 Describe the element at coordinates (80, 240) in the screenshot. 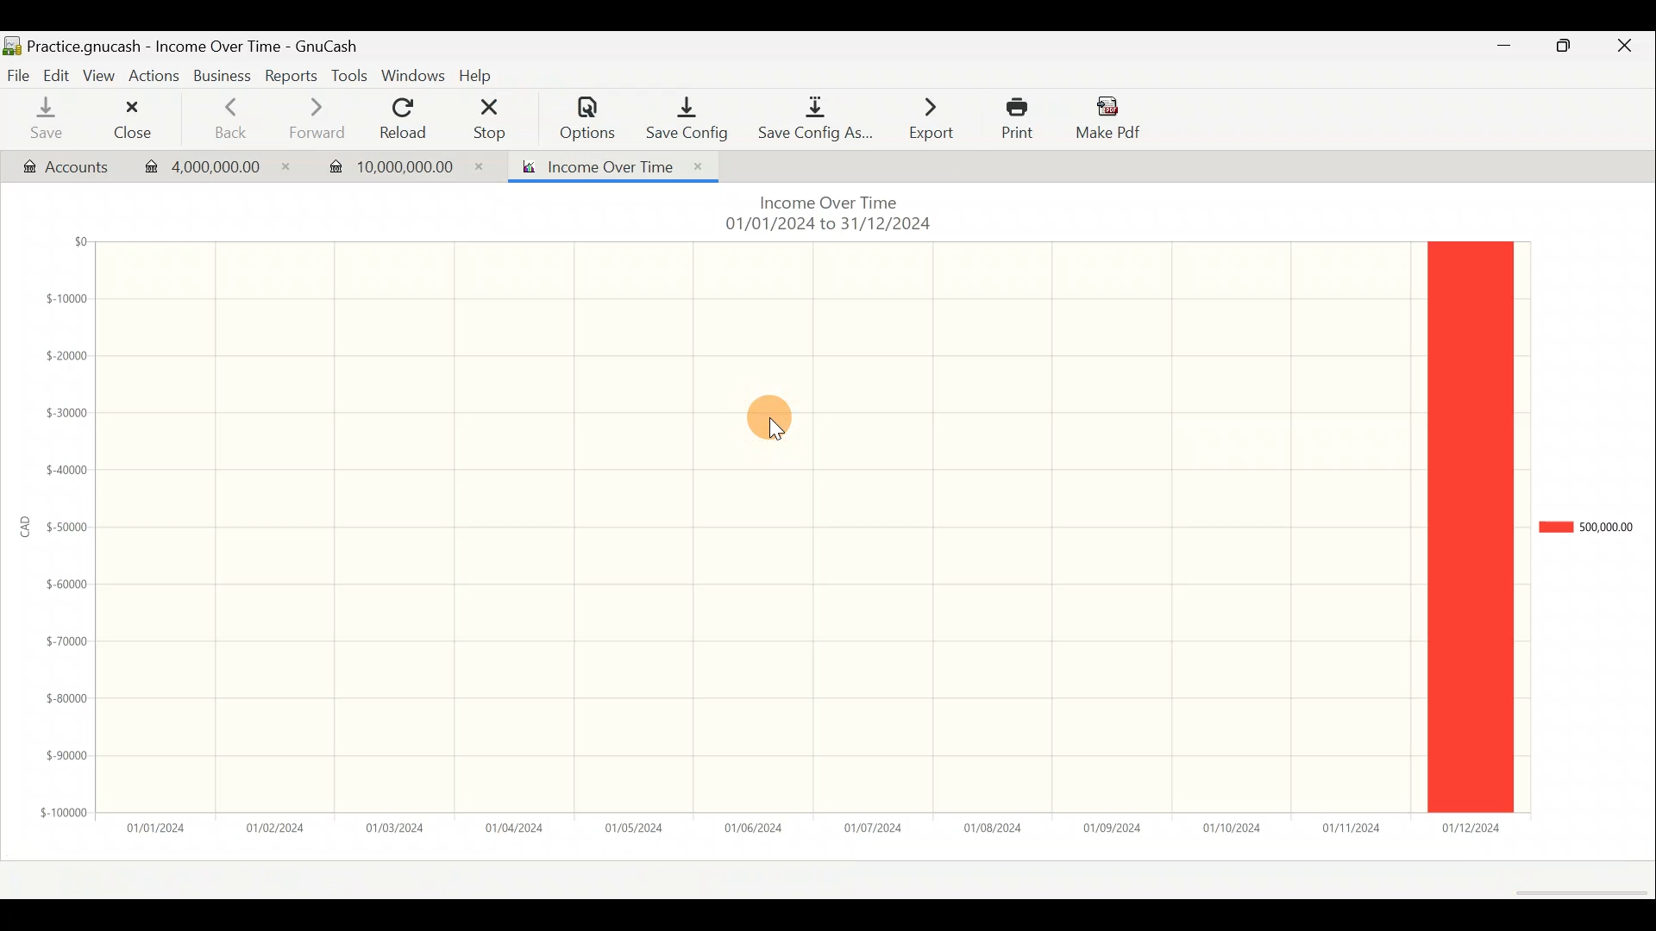

I see `$0` at that location.